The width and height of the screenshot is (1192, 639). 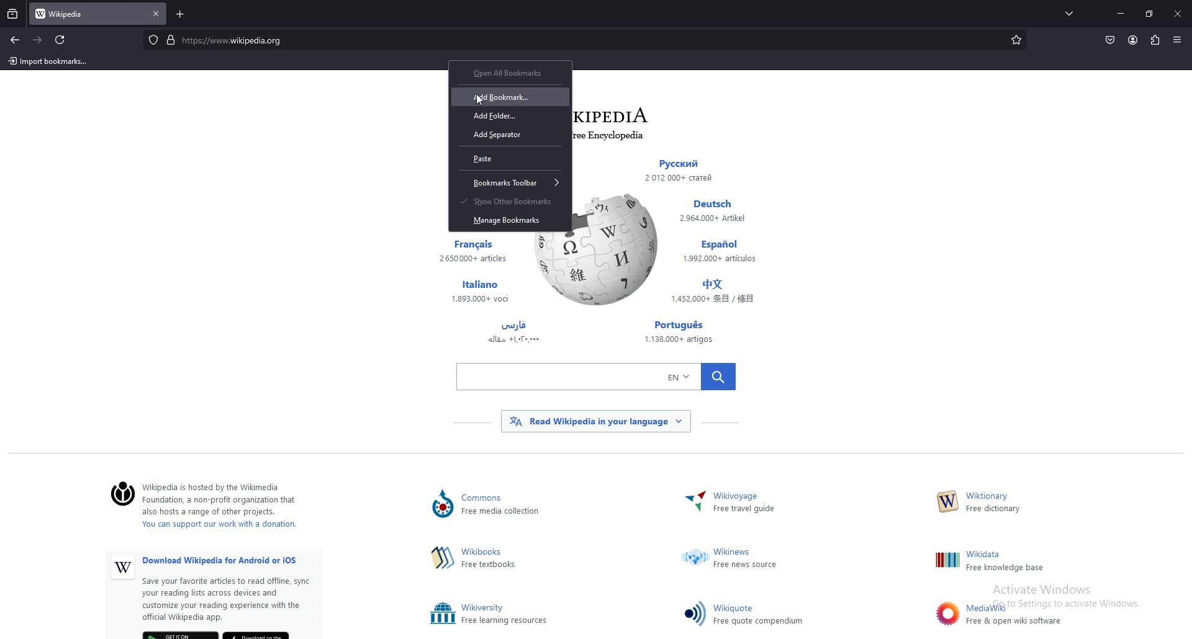 I want to click on digicert verified, so click(x=172, y=39).